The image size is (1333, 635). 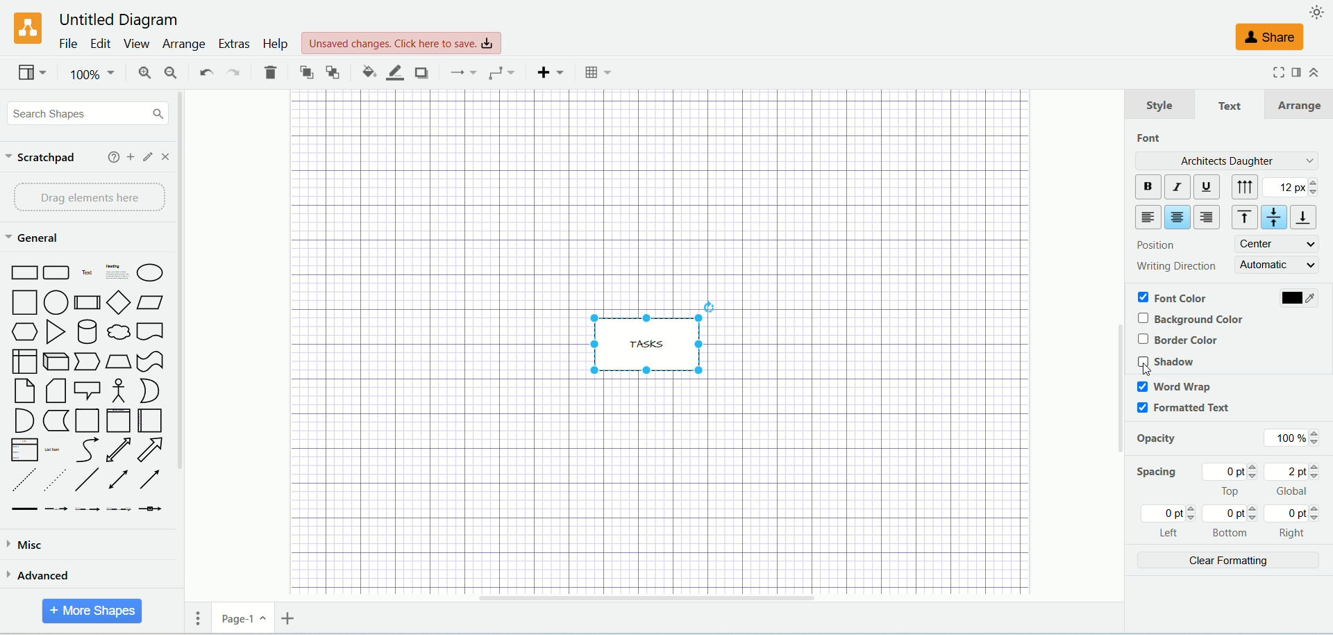 What do you see at coordinates (22, 481) in the screenshot?
I see `Dashed Line` at bounding box center [22, 481].